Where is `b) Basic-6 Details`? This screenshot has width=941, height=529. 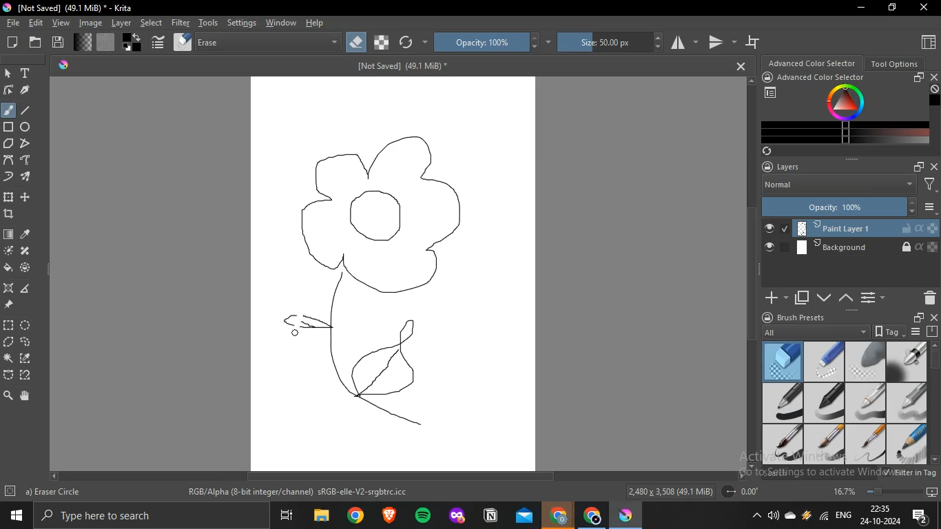
b) Basic-6 Details is located at coordinates (58, 491).